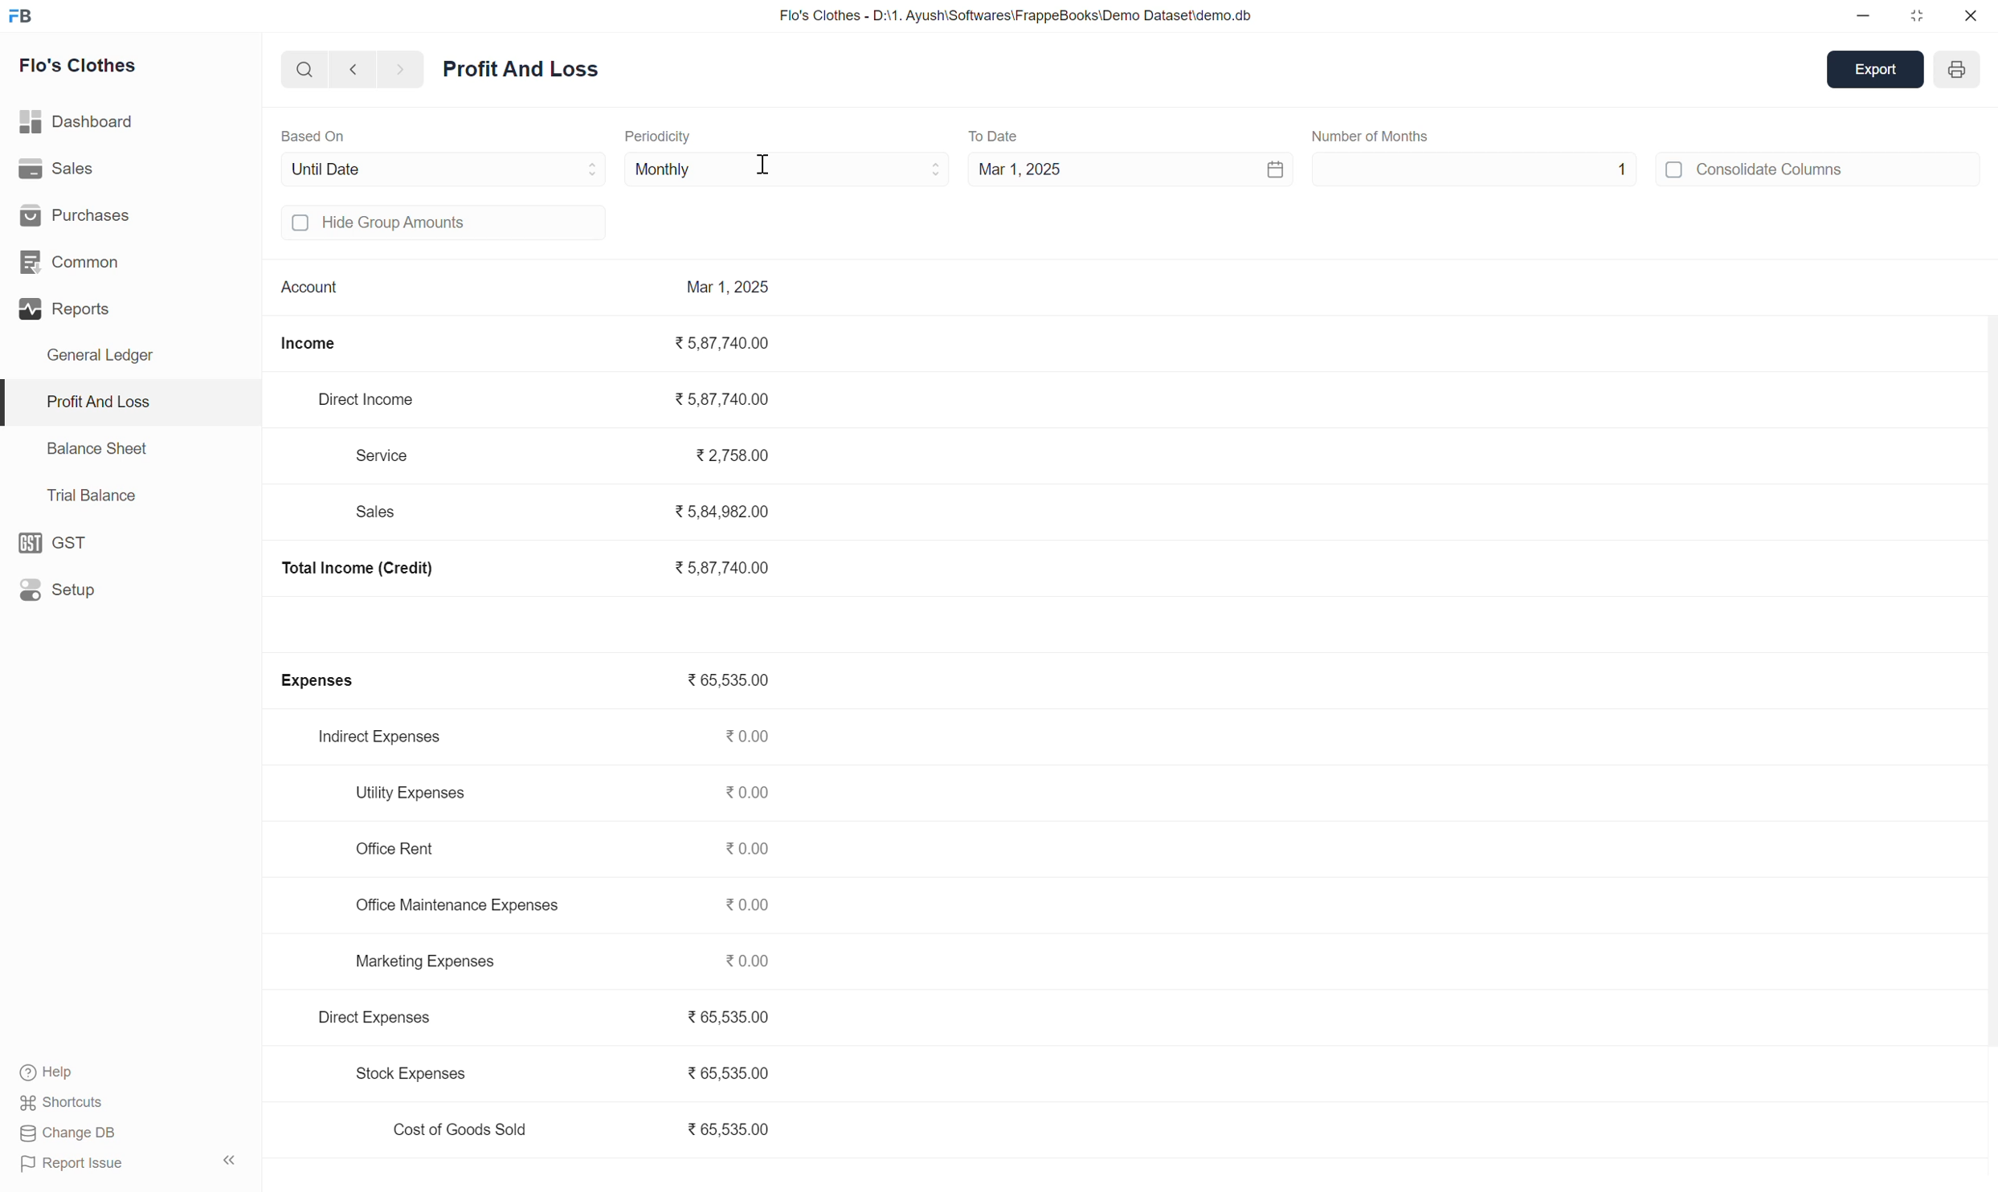  I want to click on Based On, so click(327, 137).